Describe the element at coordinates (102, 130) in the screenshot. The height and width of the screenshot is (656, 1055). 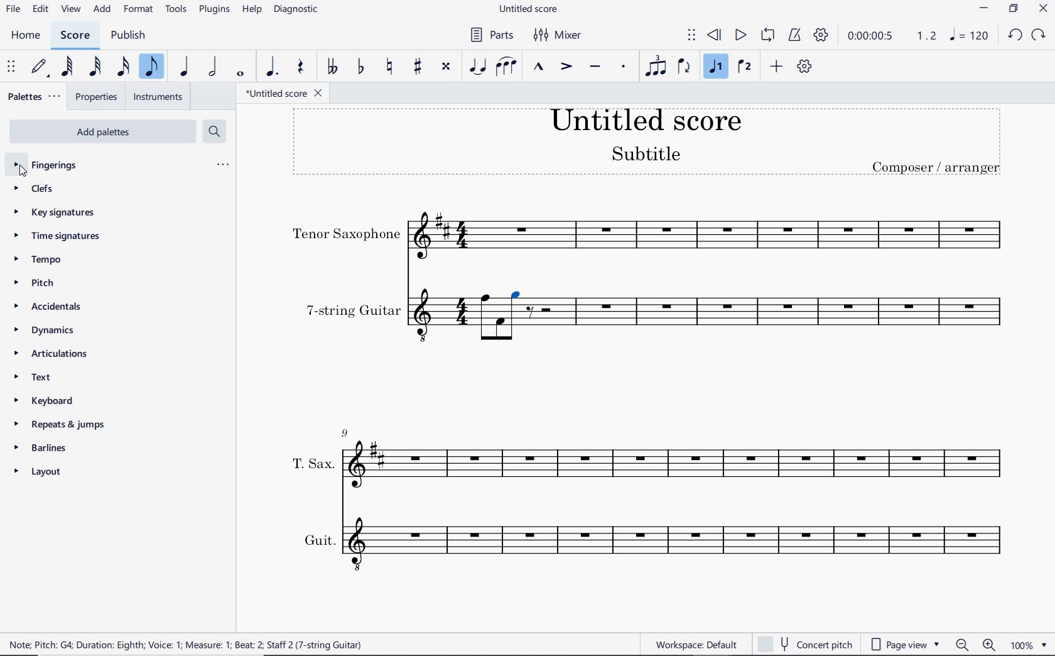
I see `ADD PALETTES` at that location.